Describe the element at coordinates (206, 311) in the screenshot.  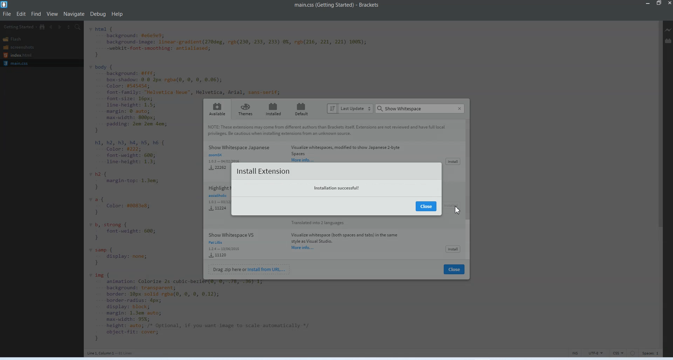
I see `code` at that location.